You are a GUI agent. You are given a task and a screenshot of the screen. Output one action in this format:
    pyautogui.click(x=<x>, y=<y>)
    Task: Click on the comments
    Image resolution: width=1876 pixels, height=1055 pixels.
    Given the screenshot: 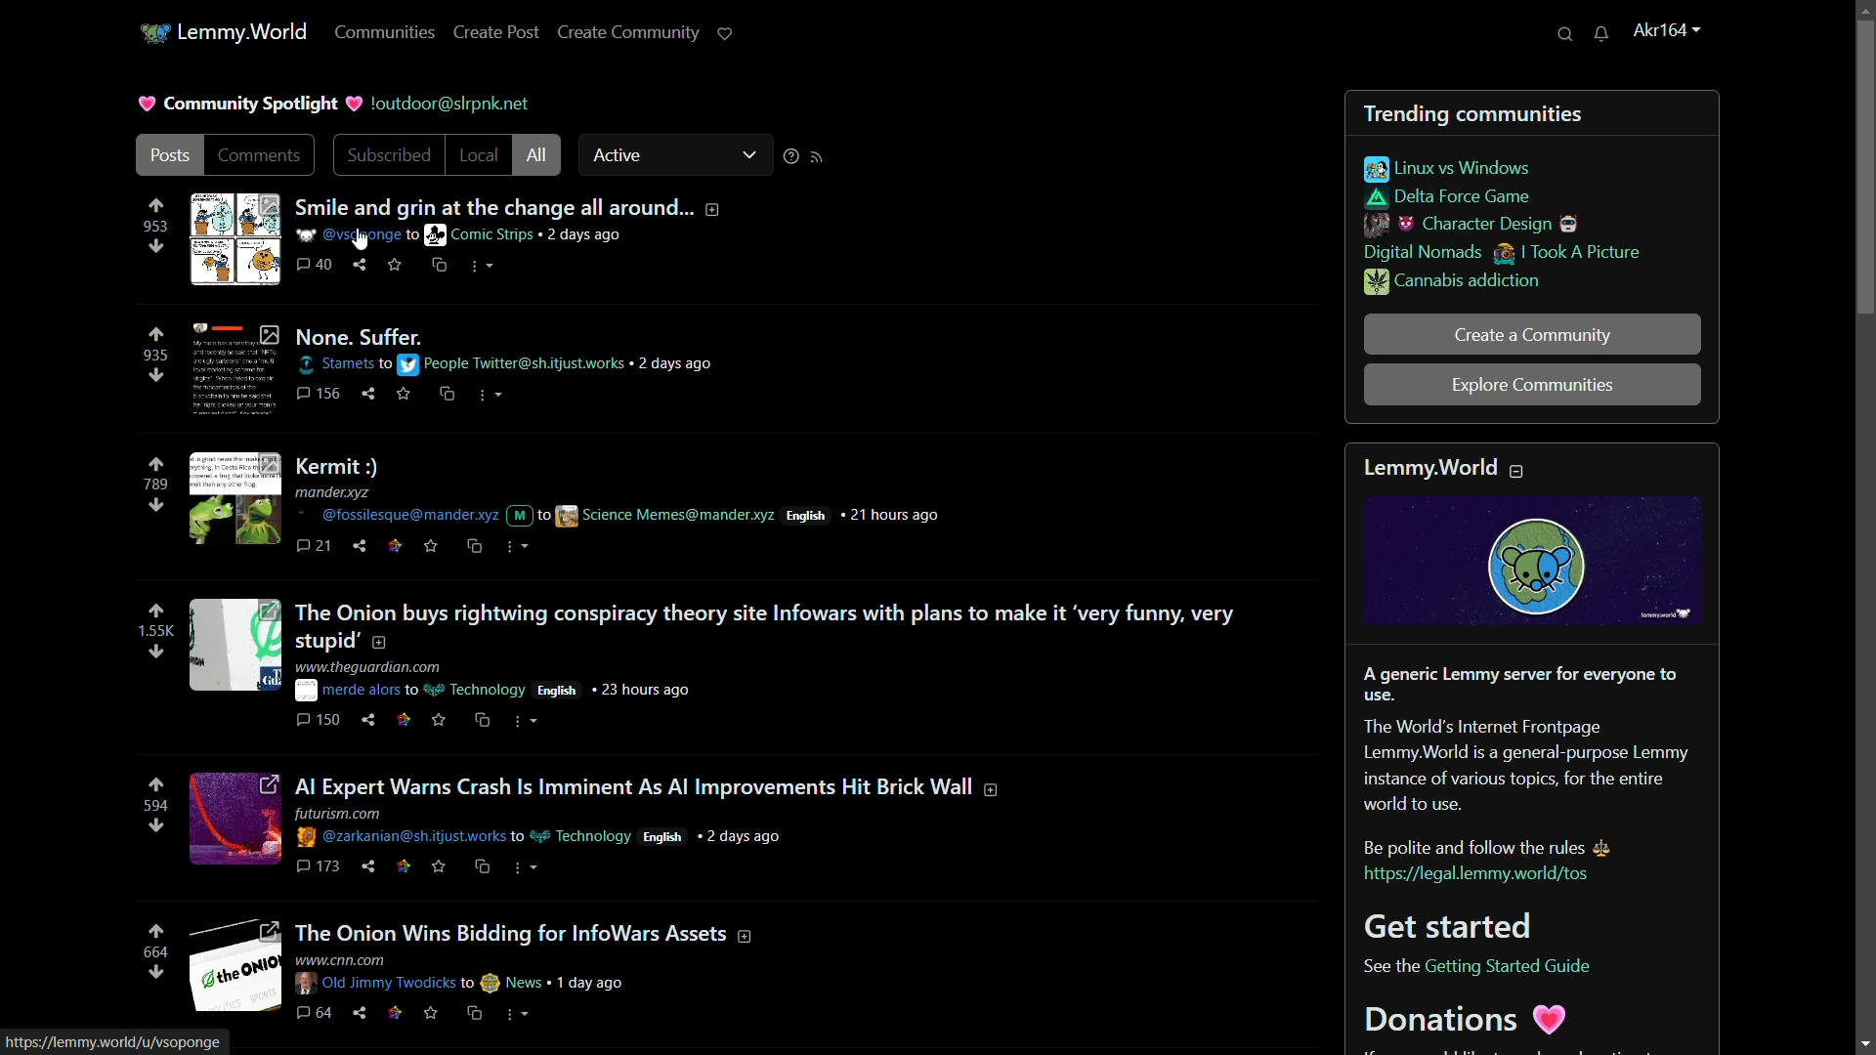 What is the action you would take?
    pyautogui.click(x=317, y=1012)
    